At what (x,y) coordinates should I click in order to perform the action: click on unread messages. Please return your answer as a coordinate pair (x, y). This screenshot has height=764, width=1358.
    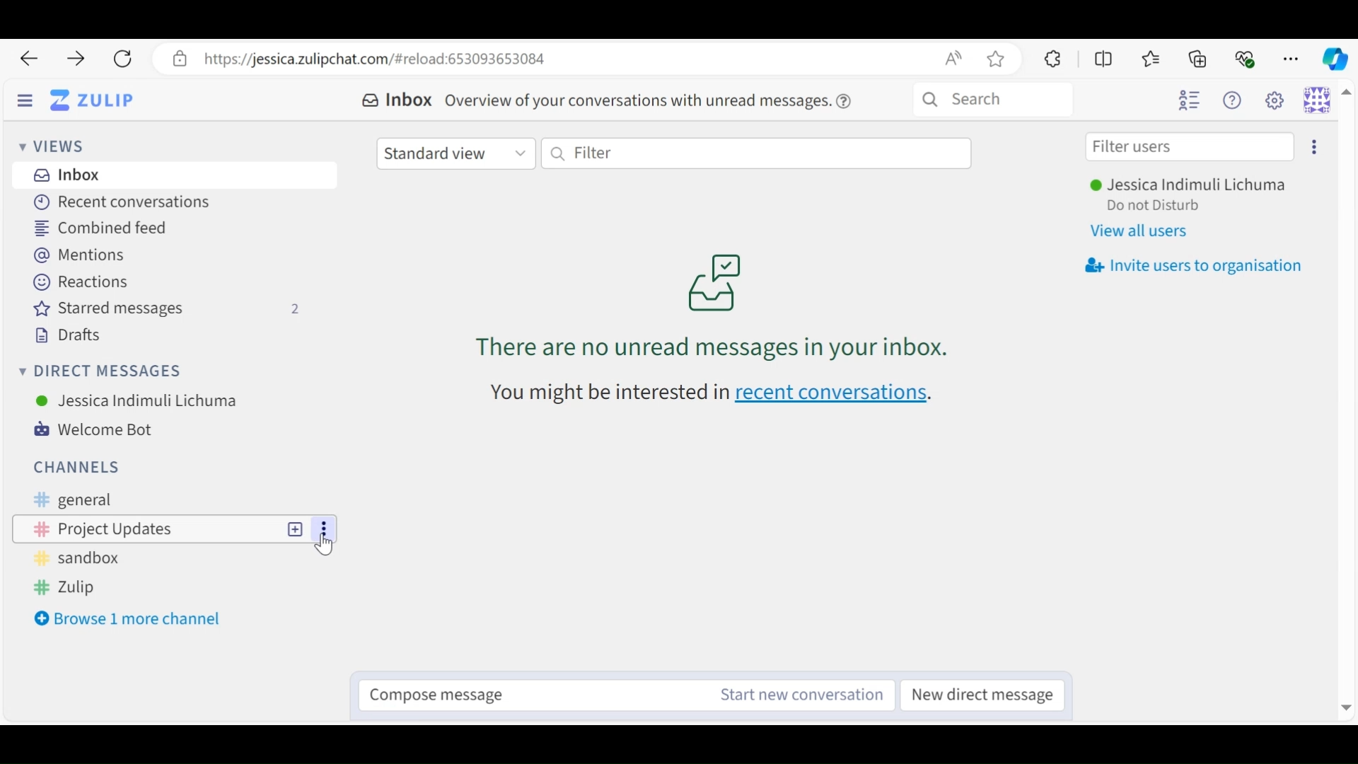
    Looking at the image, I should click on (710, 306).